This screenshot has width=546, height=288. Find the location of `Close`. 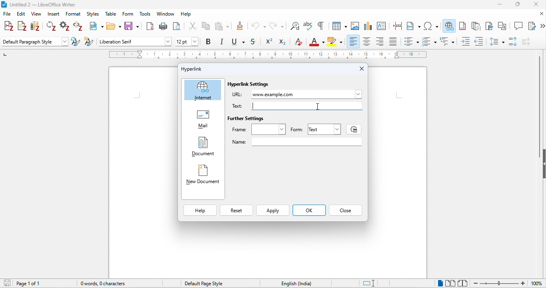

Close is located at coordinates (362, 68).